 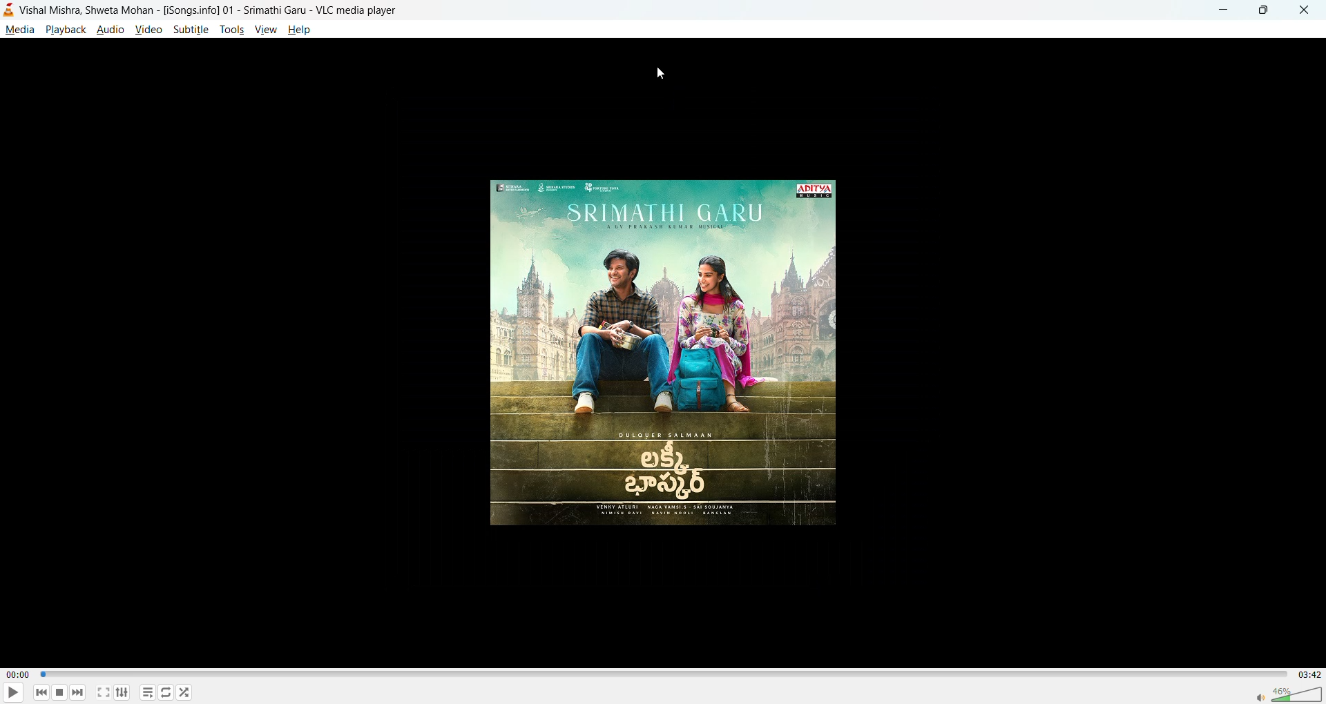 What do you see at coordinates (1307, 674) in the screenshot?
I see `03:42` at bounding box center [1307, 674].